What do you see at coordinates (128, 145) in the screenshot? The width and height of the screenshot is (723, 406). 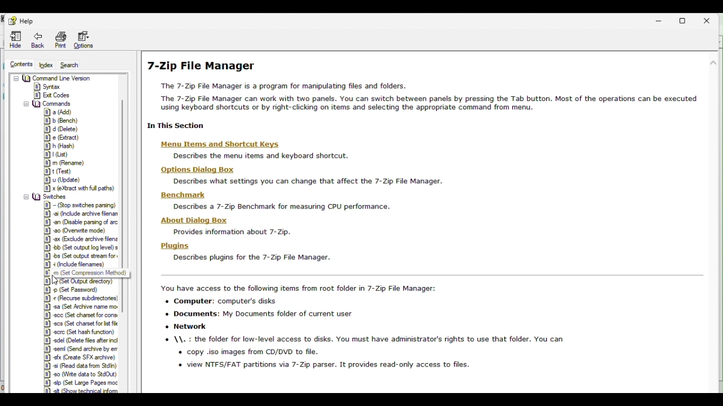 I see `scrollbar` at bounding box center [128, 145].